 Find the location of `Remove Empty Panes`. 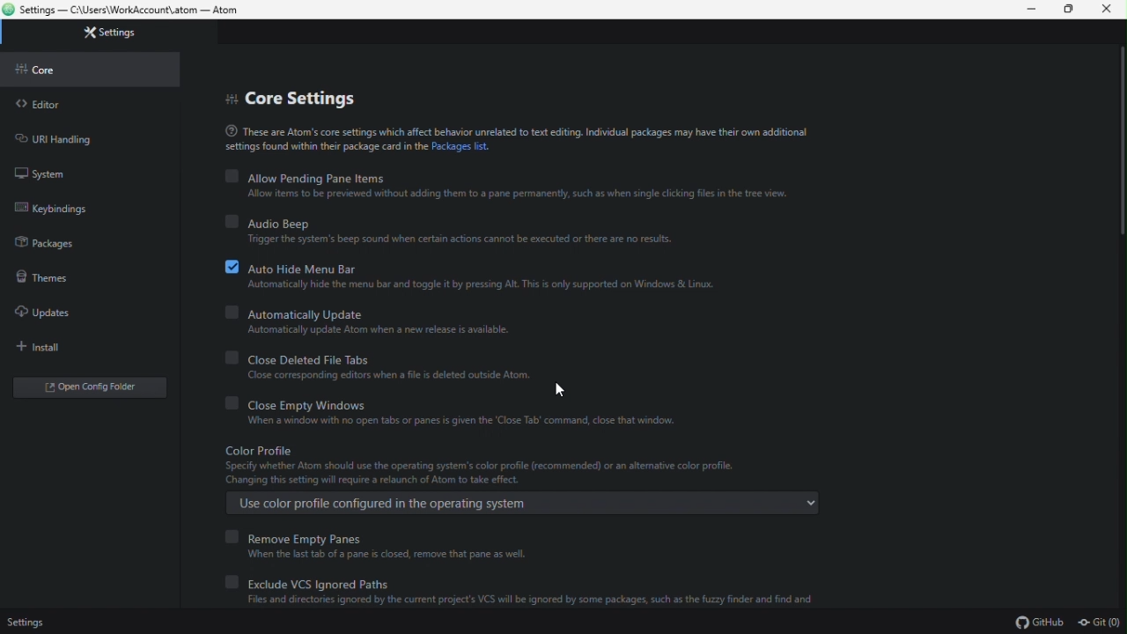

Remove Empty Panes is located at coordinates (299, 535).